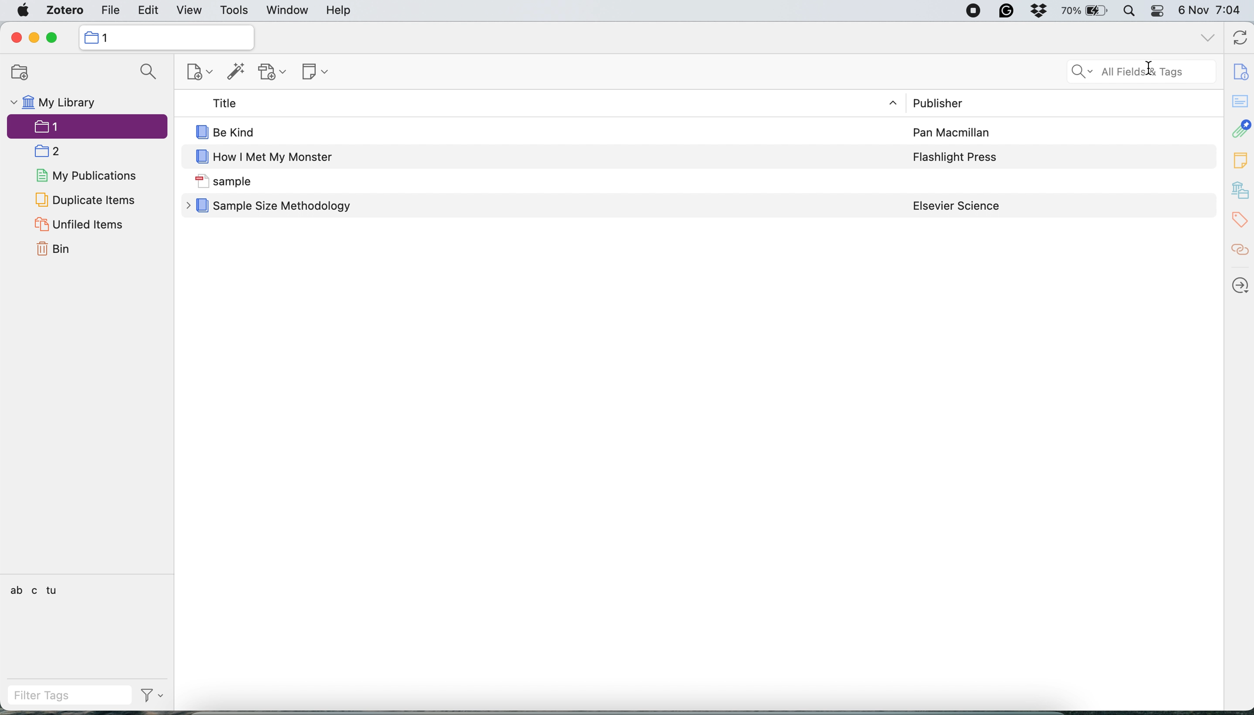  What do you see at coordinates (1240, 160) in the screenshot?
I see `note` at bounding box center [1240, 160].